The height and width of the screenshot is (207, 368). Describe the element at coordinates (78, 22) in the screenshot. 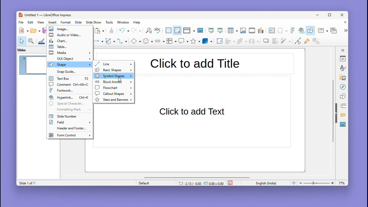

I see `Slide` at that location.